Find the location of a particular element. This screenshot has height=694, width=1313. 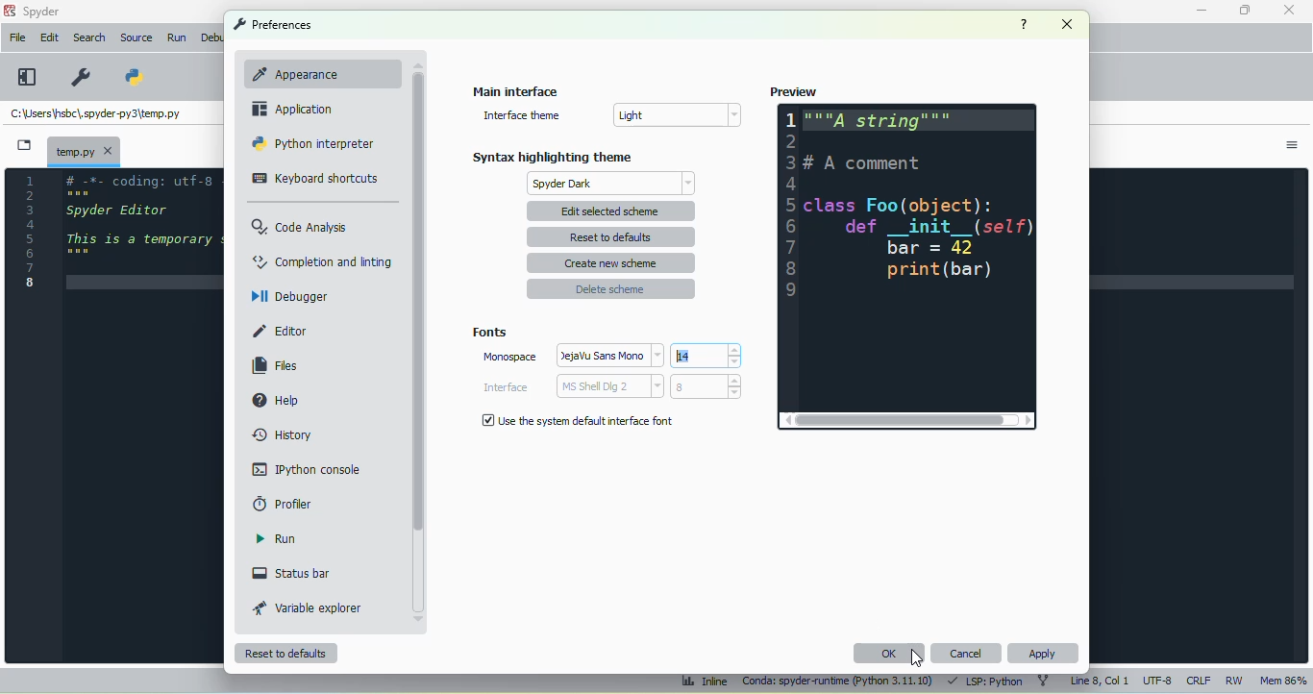

preview box is located at coordinates (906, 258).